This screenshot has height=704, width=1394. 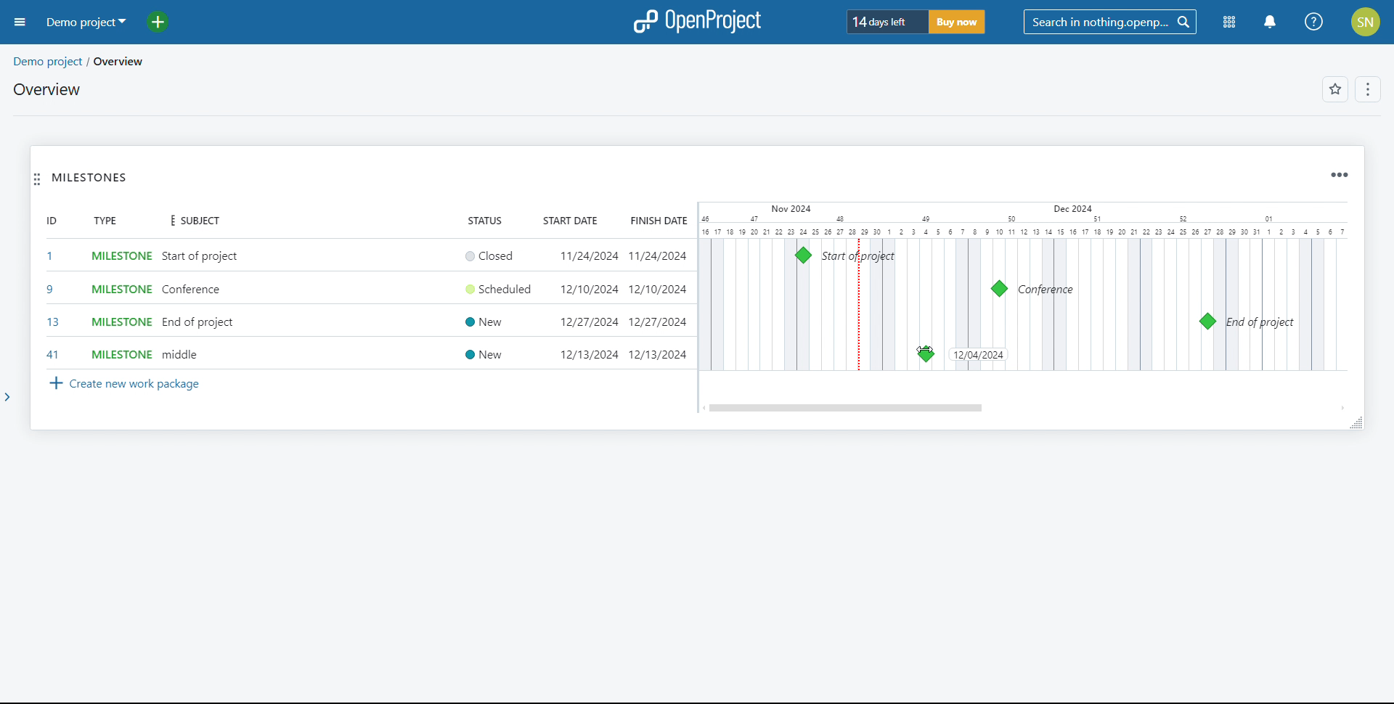 I want to click on set milestone, so click(x=119, y=306).